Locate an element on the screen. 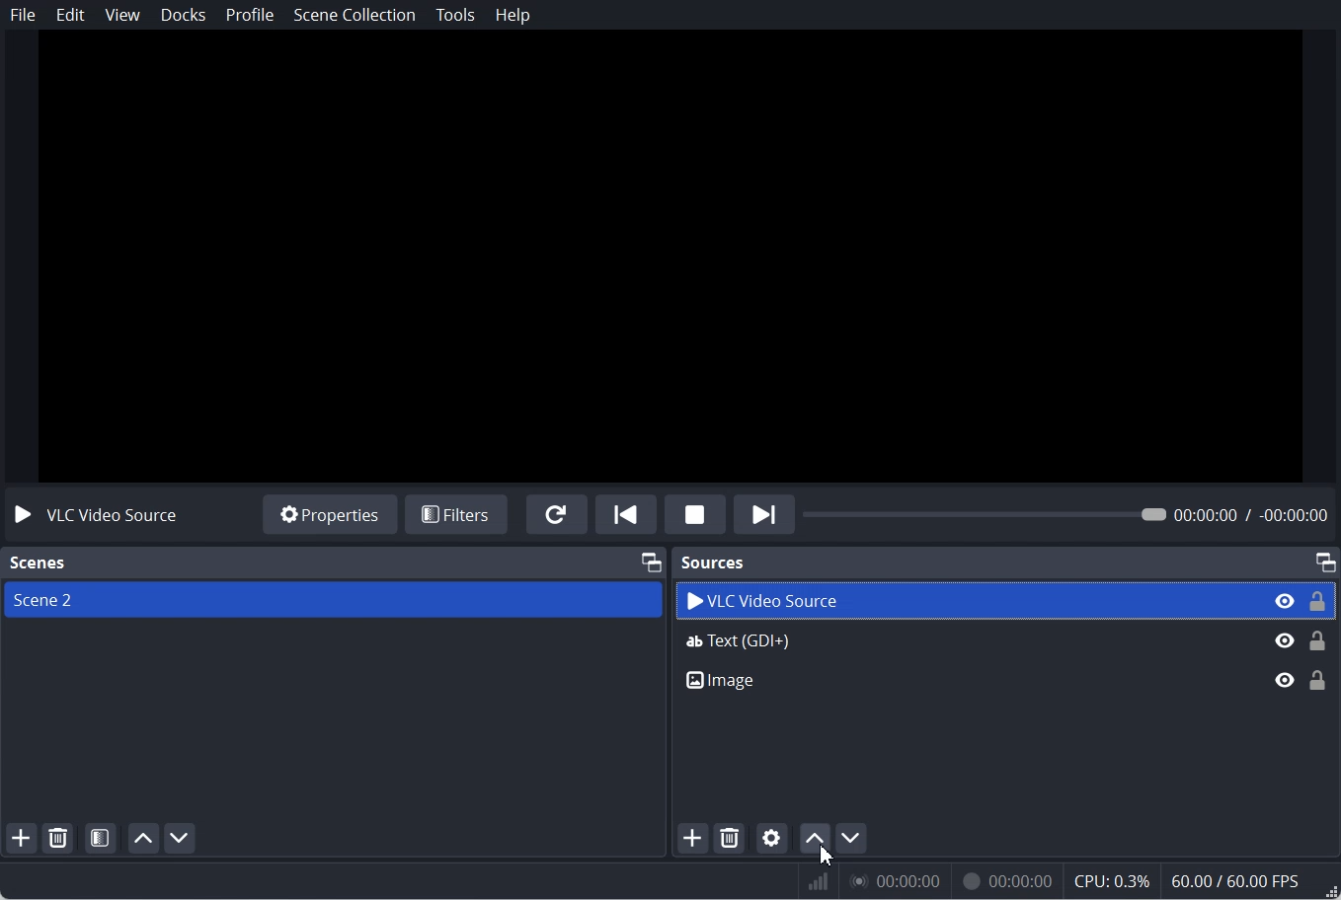 The width and height of the screenshot is (1341, 900). Move scene down is located at coordinates (181, 838).